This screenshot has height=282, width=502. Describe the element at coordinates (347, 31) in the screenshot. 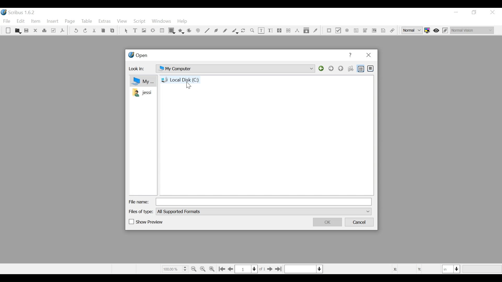

I see `PDF Radio Button` at that location.